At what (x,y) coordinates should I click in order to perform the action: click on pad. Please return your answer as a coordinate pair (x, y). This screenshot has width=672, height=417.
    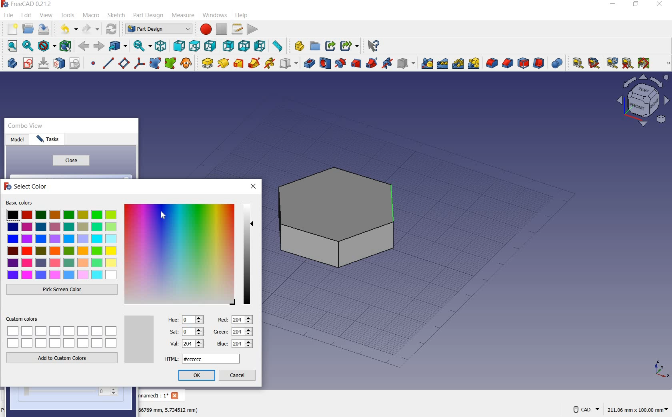
    Looking at the image, I should click on (206, 63).